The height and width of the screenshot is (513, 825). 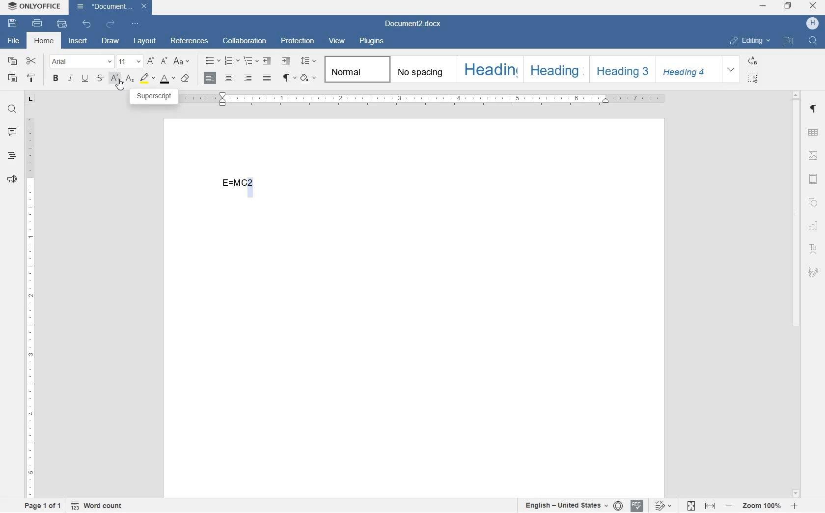 What do you see at coordinates (210, 78) in the screenshot?
I see `align left` at bounding box center [210, 78].